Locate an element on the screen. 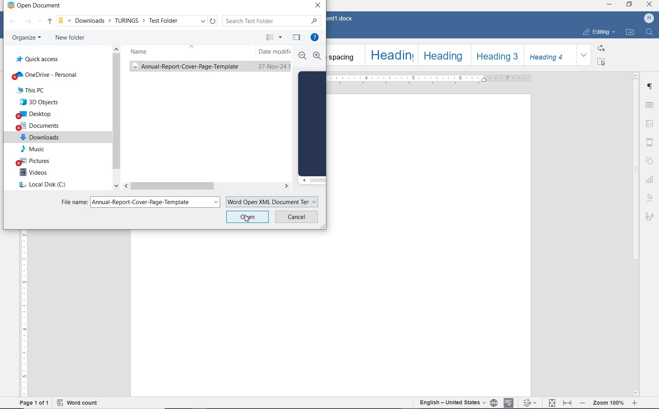  heading 2 is located at coordinates (443, 54).